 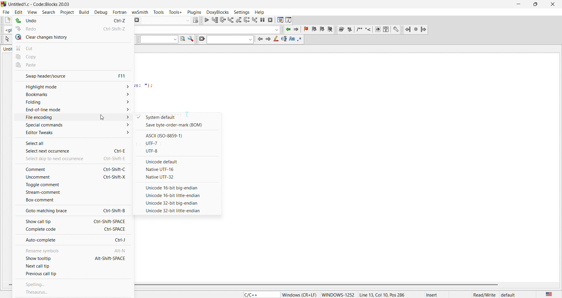 What do you see at coordinates (314, 30) in the screenshot?
I see `previous bookmark` at bounding box center [314, 30].